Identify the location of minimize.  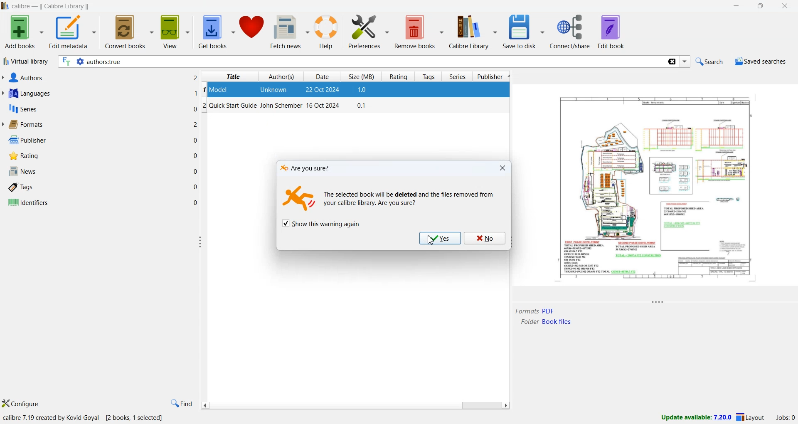
(739, 7).